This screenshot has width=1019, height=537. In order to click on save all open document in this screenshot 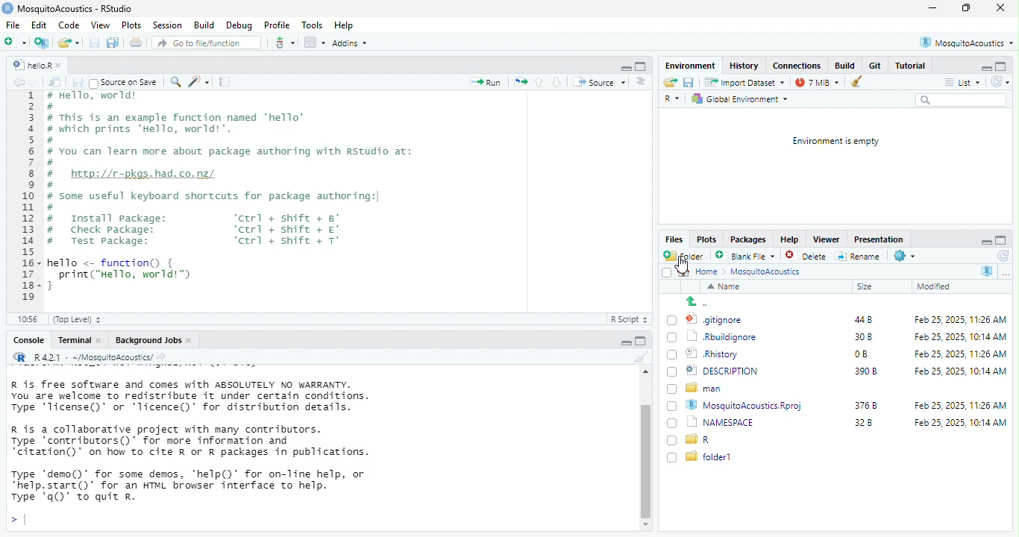, I will do `click(114, 43)`.